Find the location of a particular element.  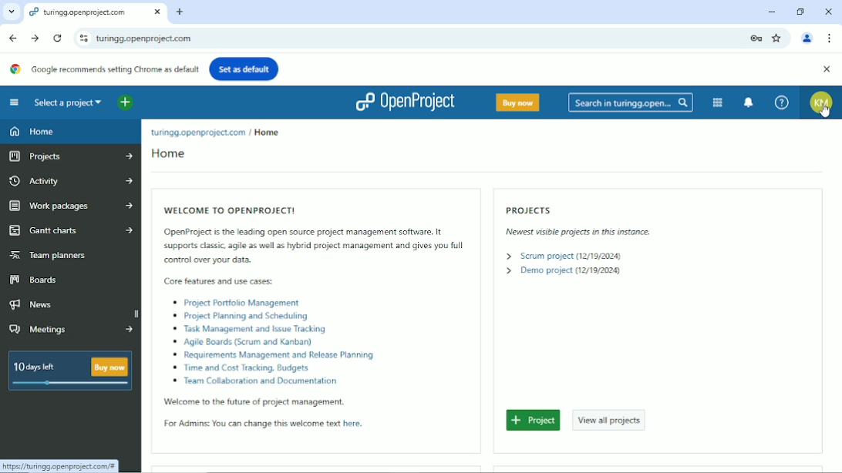

View site information is located at coordinates (81, 38).